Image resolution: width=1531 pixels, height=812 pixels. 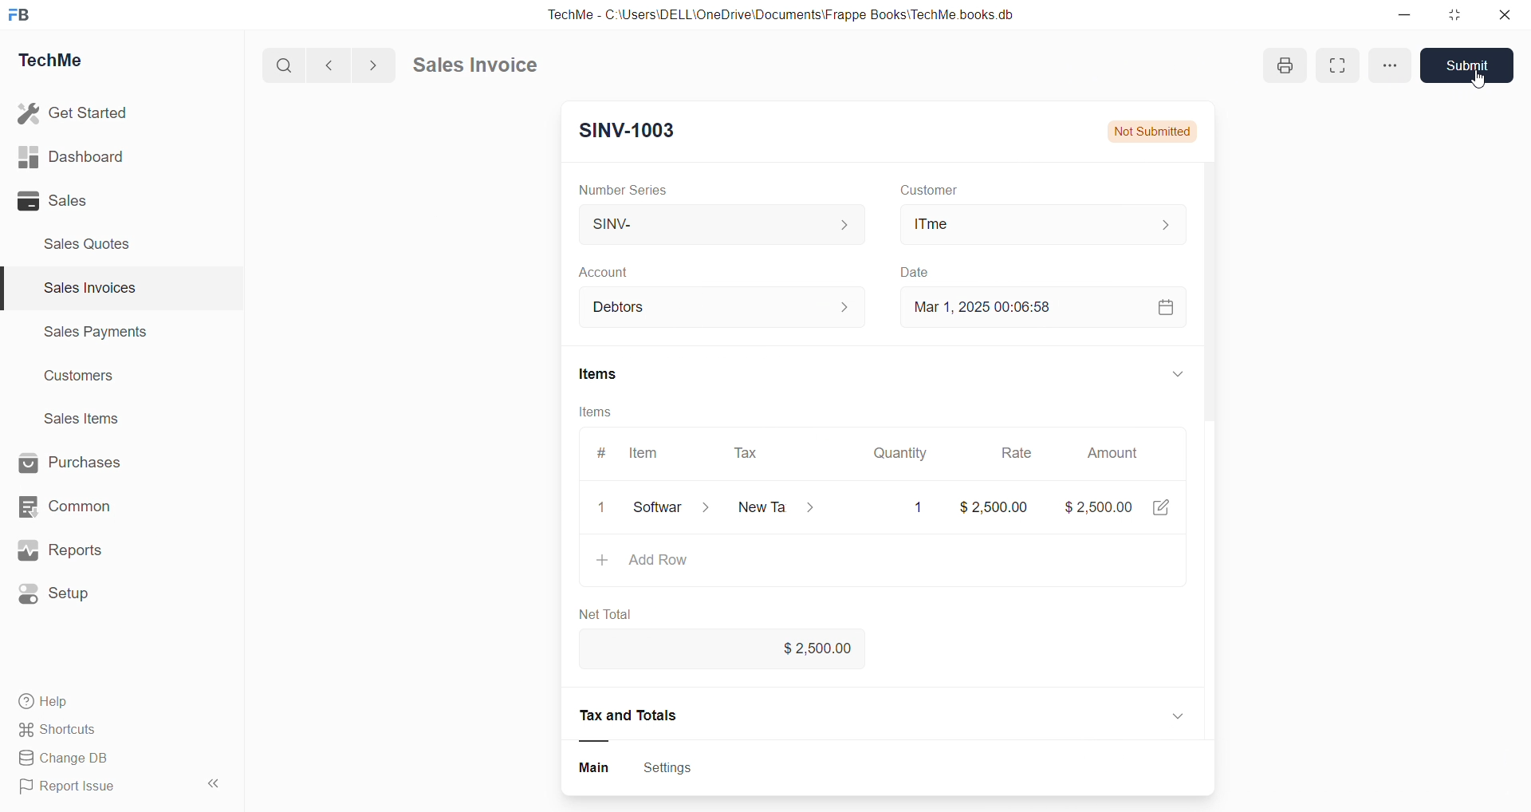 What do you see at coordinates (1046, 307) in the screenshot?
I see `Mar 1, 2025 00:06:58 =)` at bounding box center [1046, 307].